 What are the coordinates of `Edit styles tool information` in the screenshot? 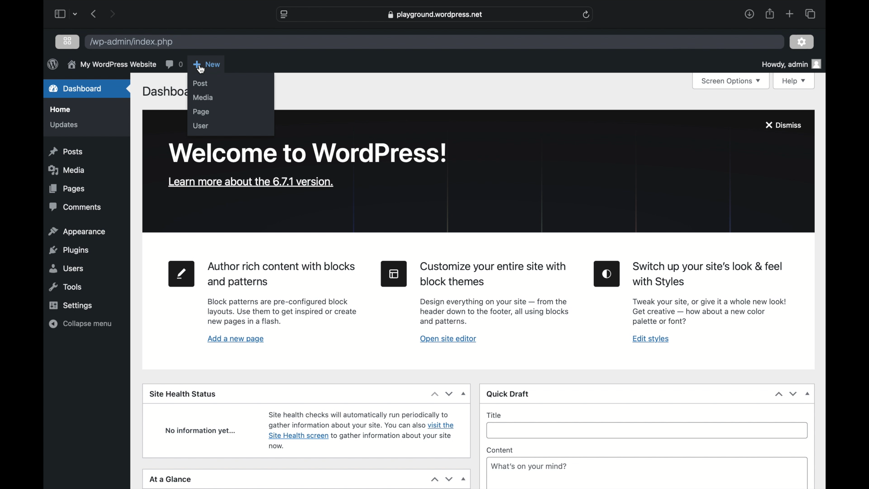 It's located at (709, 312).